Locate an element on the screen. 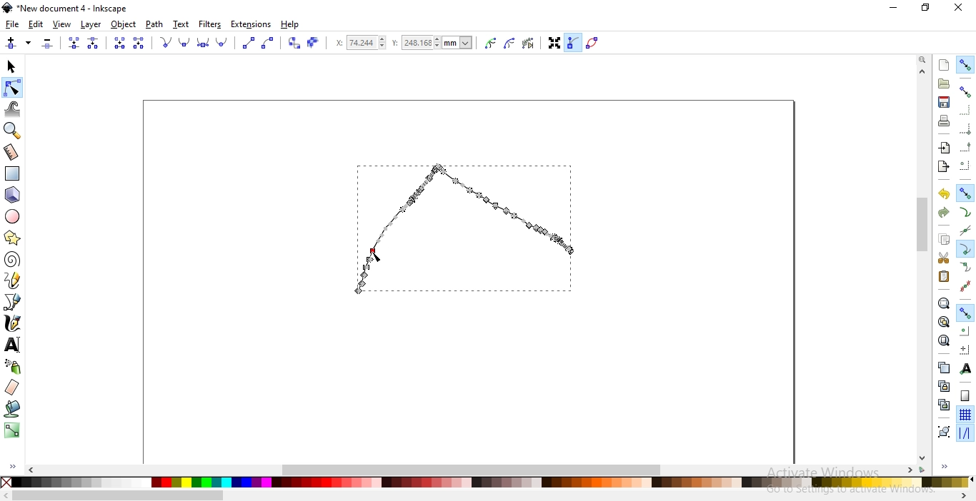 This screenshot has height=501, width=976. join selected nodes is located at coordinates (74, 44).